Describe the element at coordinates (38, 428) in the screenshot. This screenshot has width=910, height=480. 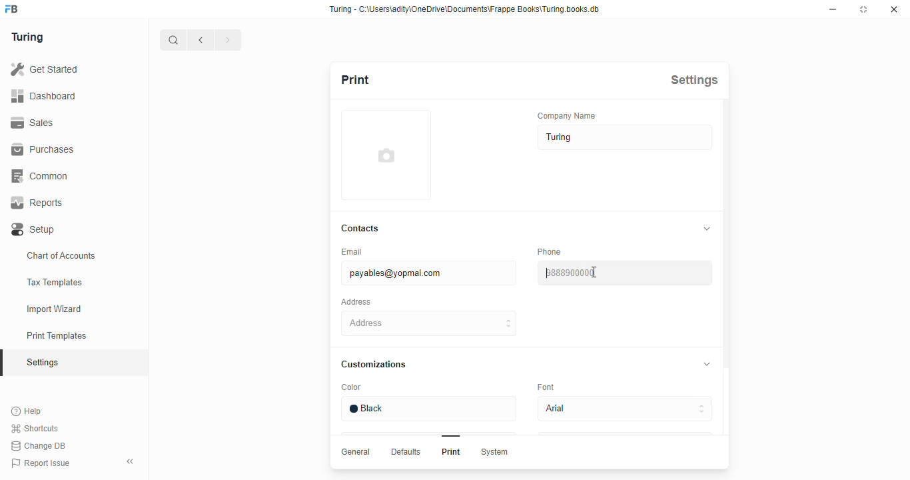
I see `Shortcuts` at that location.